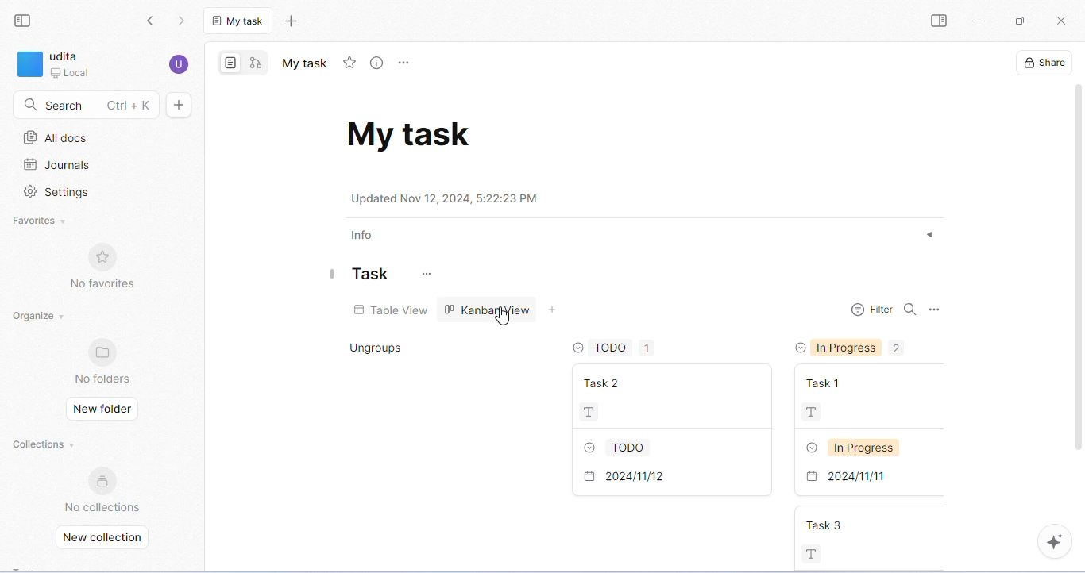  Describe the element at coordinates (239, 20) in the screenshot. I see `tab` at that location.